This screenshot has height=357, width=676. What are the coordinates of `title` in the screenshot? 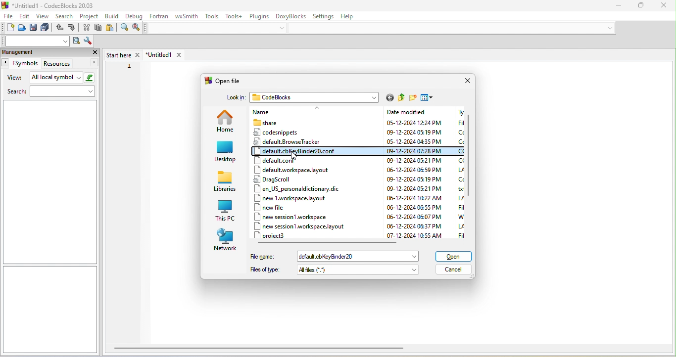 It's located at (50, 5).